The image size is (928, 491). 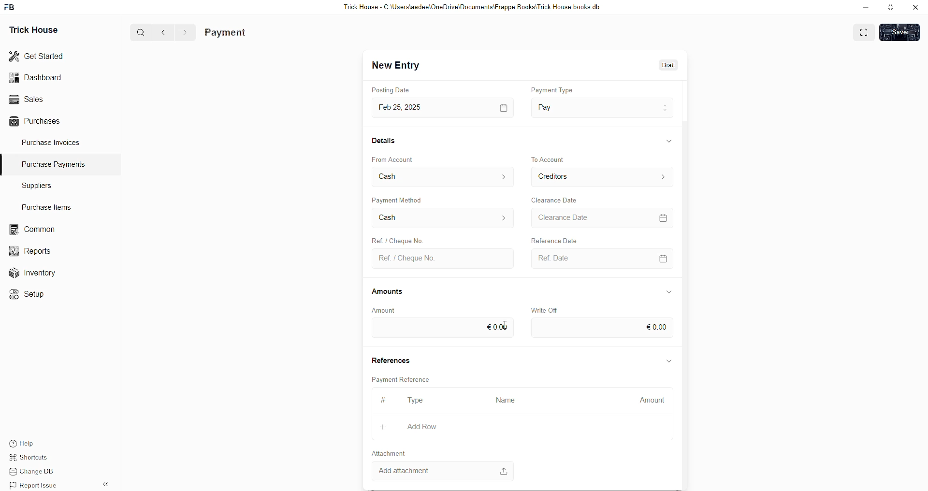 What do you see at coordinates (558, 90) in the screenshot?
I see `payment type` at bounding box center [558, 90].